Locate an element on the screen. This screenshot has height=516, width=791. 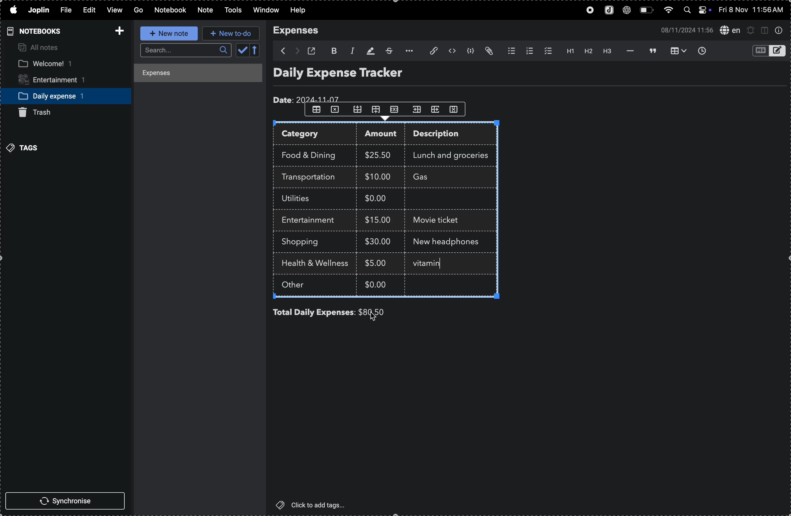
info is located at coordinates (779, 31).